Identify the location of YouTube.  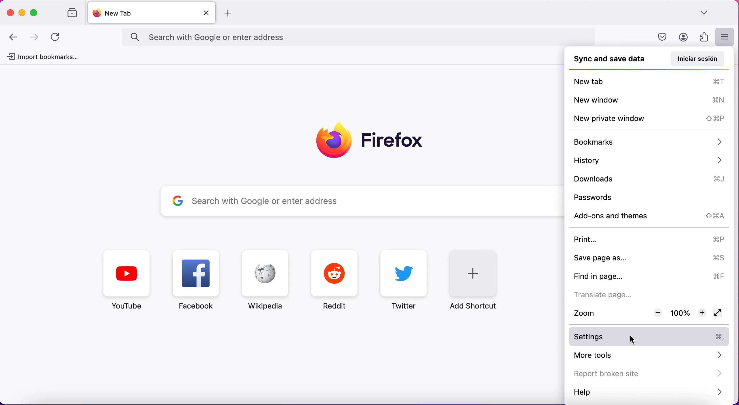
(127, 281).